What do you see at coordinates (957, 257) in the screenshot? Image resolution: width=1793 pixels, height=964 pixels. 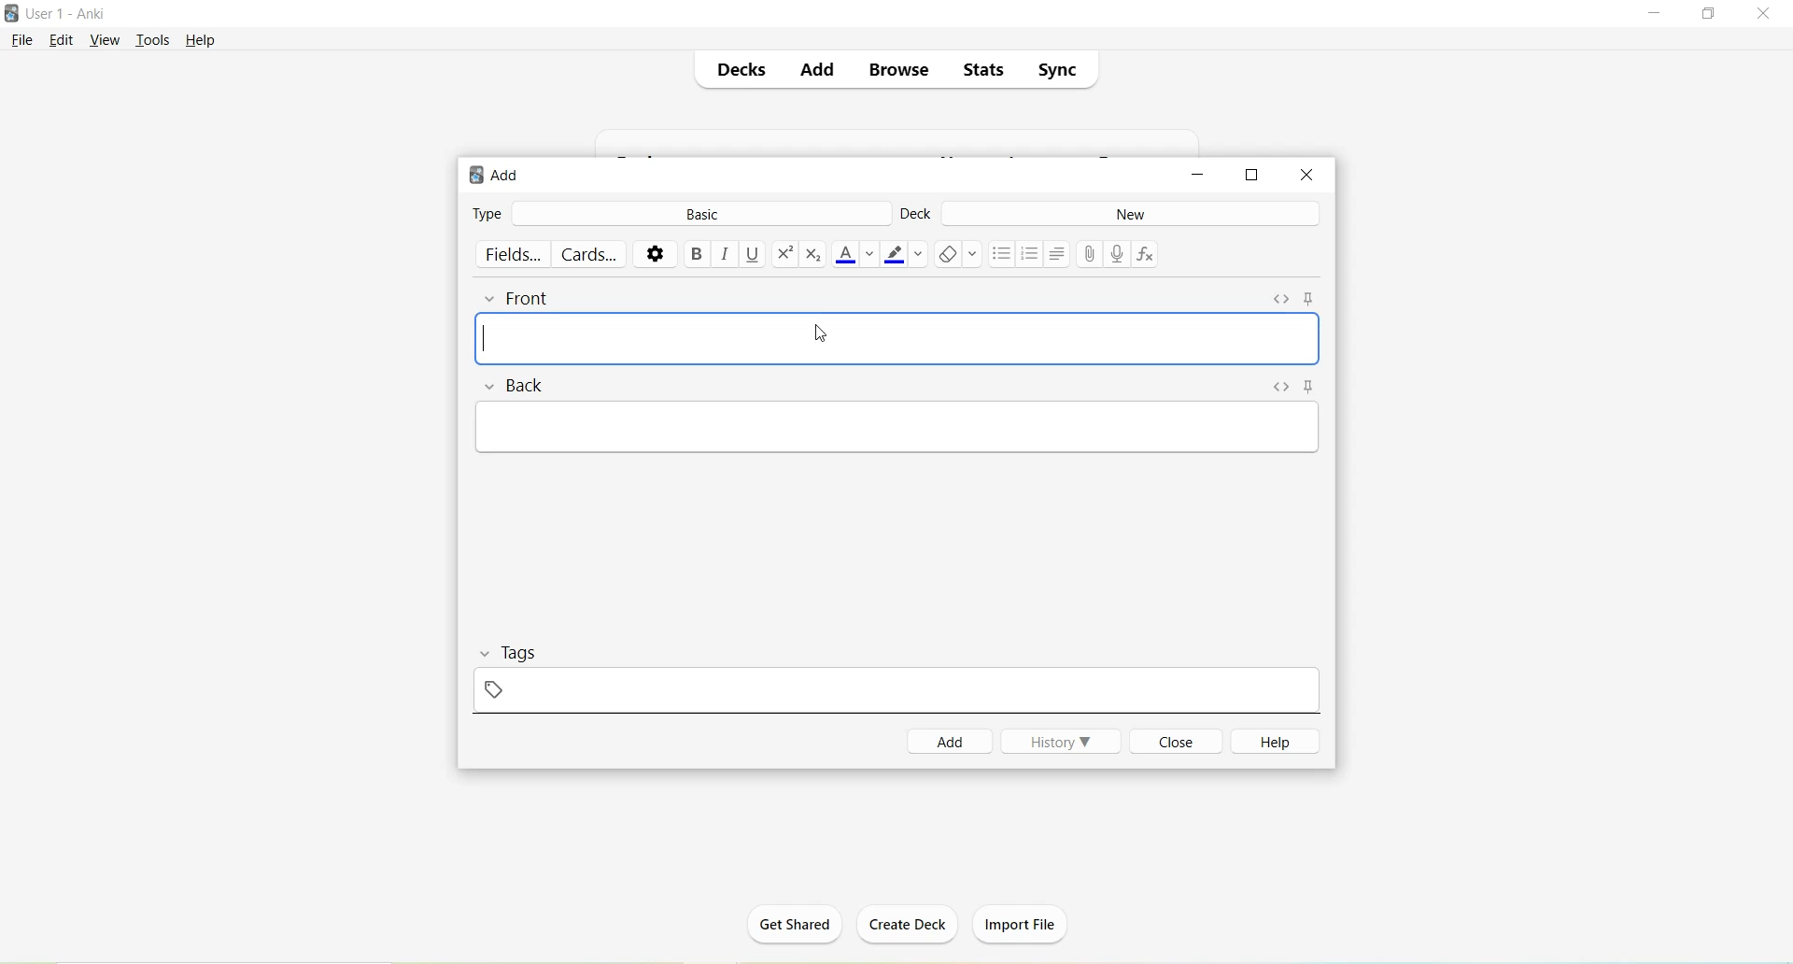 I see `Remove formatting` at bounding box center [957, 257].